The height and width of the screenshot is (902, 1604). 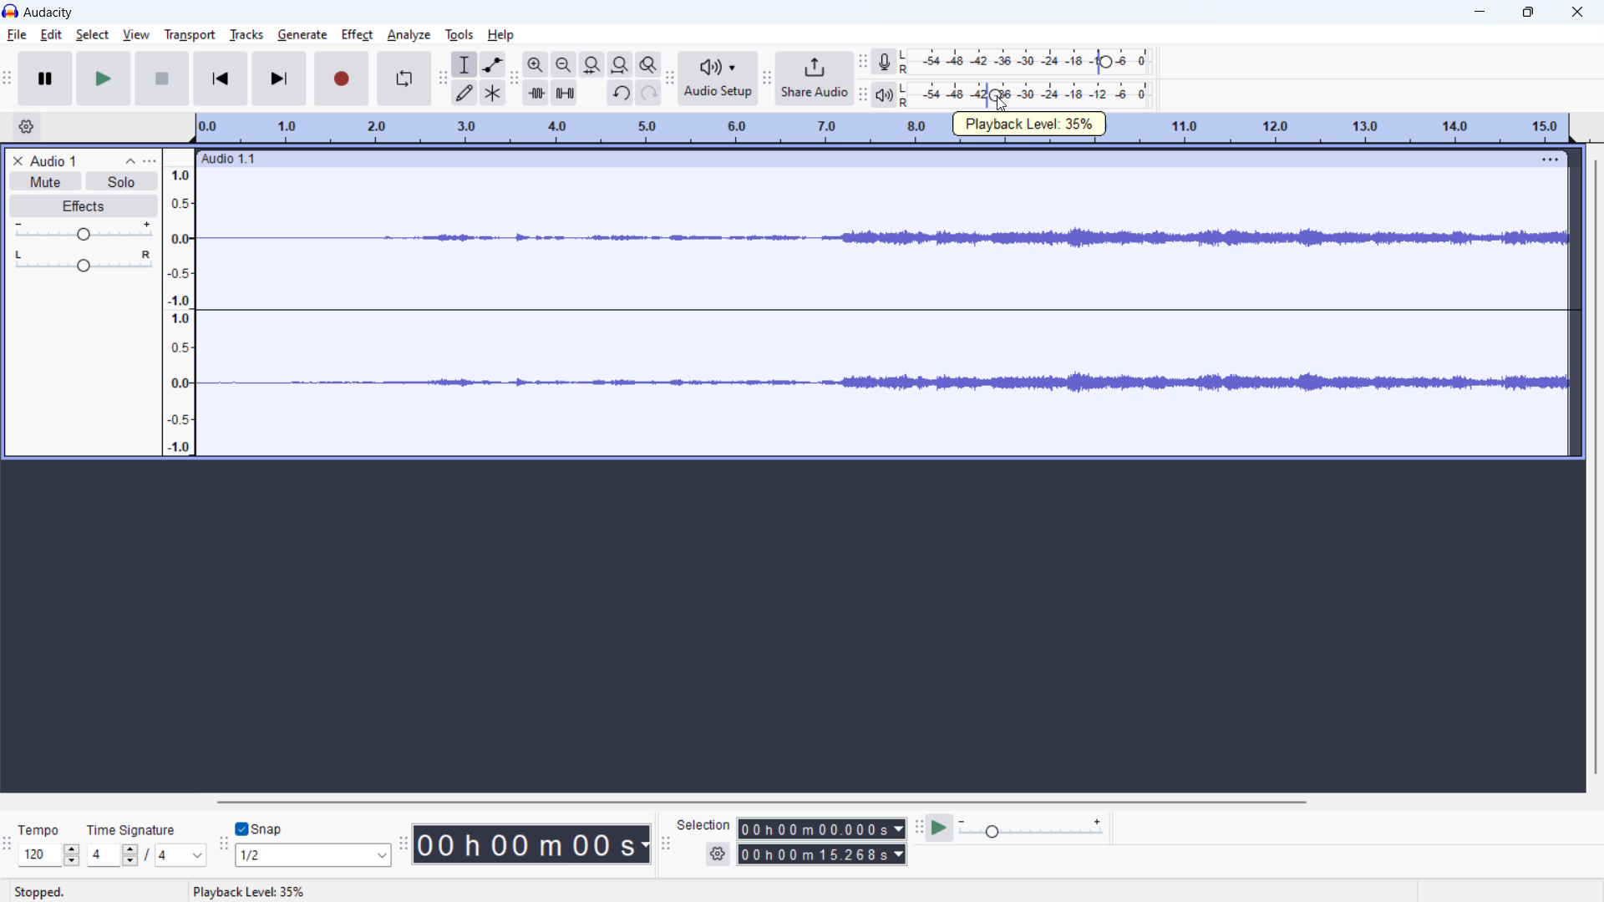 I want to click on fit selection to width, so click(x=591, y=63).